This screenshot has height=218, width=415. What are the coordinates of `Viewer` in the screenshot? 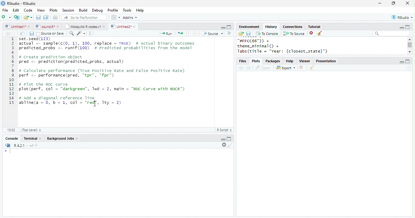 It's located at (305, 61).